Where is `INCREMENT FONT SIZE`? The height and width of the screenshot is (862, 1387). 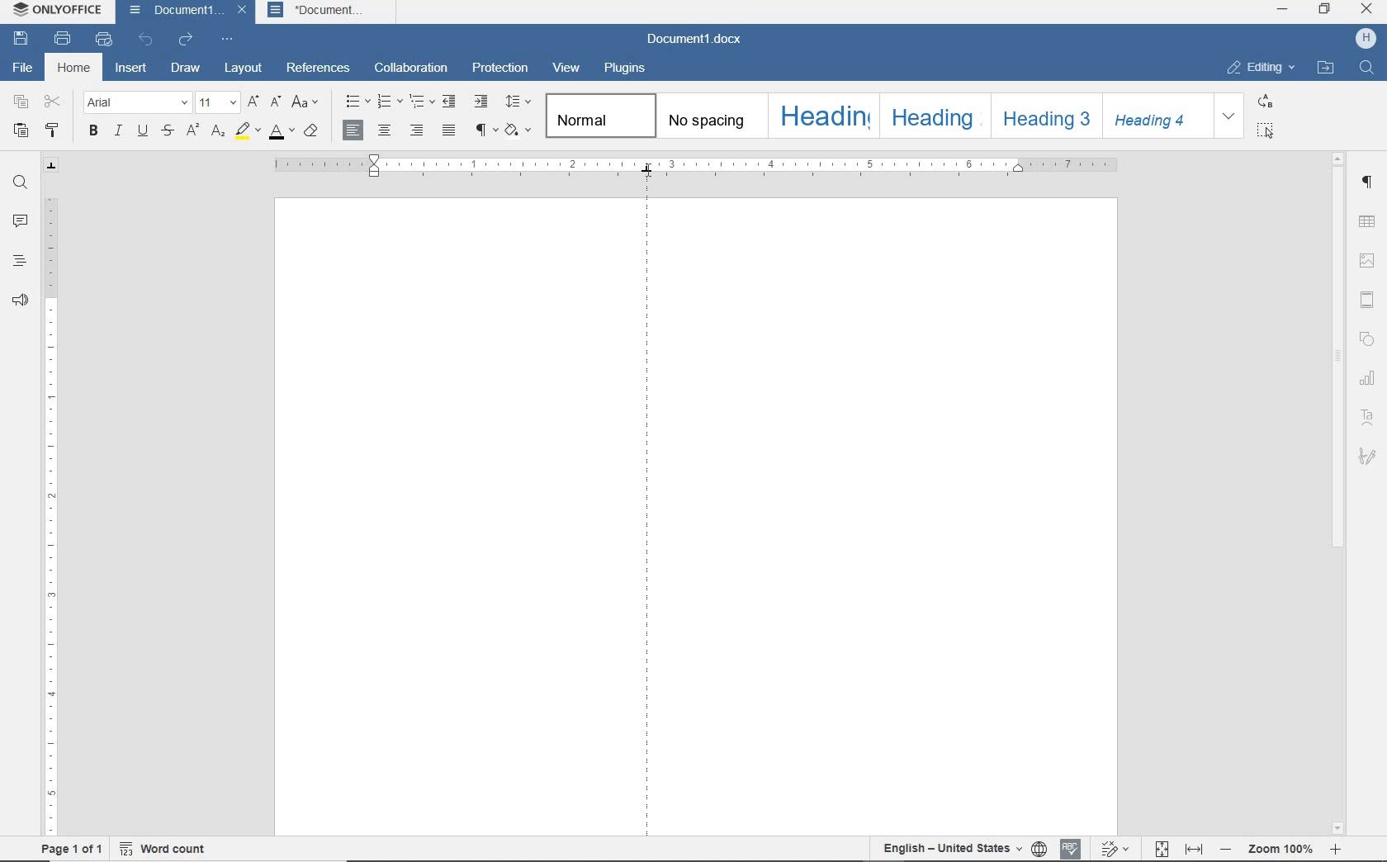 INCREMENT FONT SIZE is located at coordinates (253, 103).